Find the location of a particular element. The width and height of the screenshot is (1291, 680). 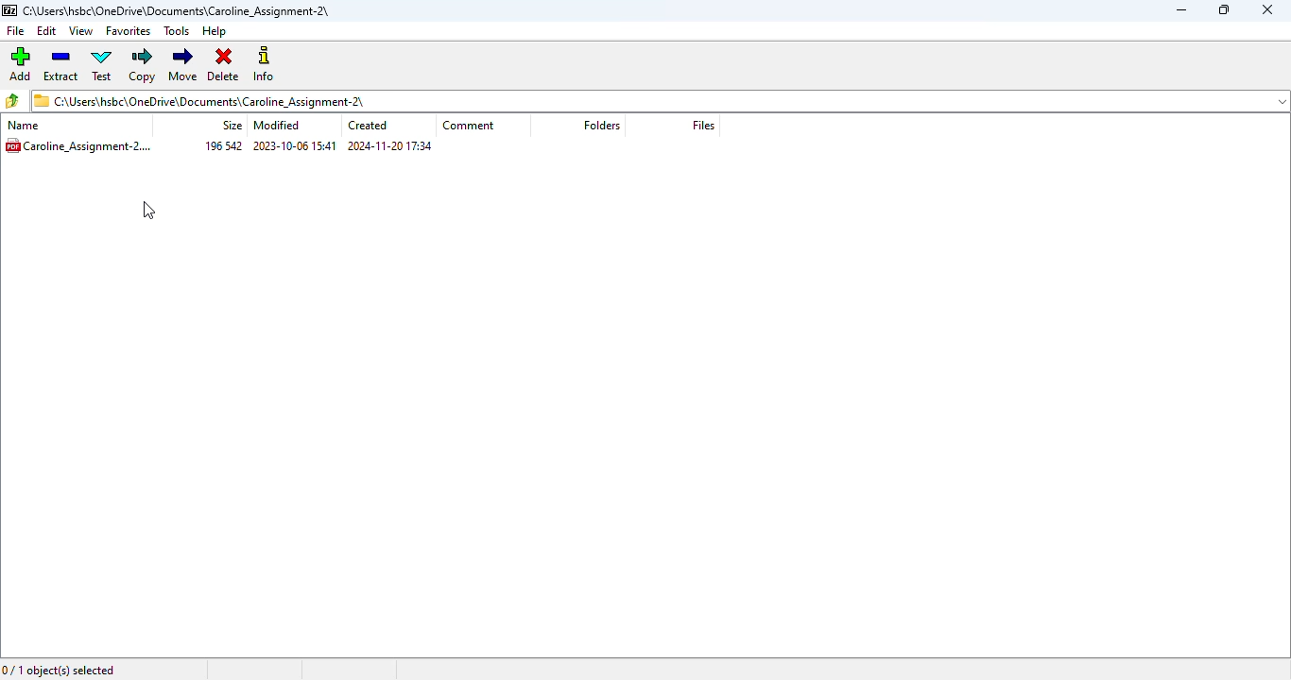

Created is located at coordinates (372, 127).